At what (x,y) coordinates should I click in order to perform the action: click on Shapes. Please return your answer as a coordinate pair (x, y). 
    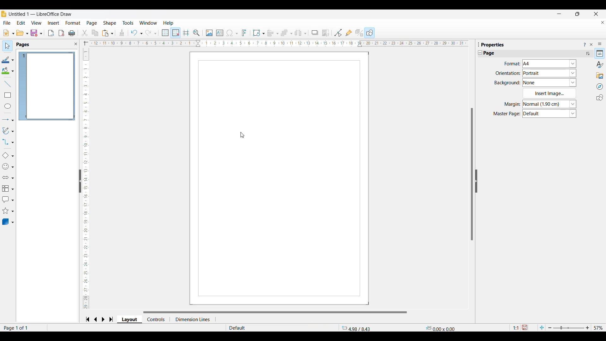
    Looking at the image, I should click on (600, 98).